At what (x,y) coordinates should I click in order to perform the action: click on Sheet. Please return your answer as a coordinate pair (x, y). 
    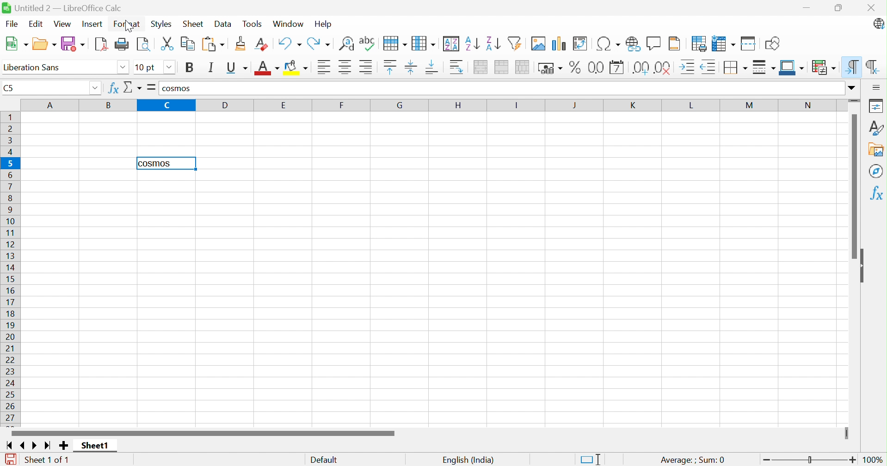
    Looking at the image, I should click on (192, 24).